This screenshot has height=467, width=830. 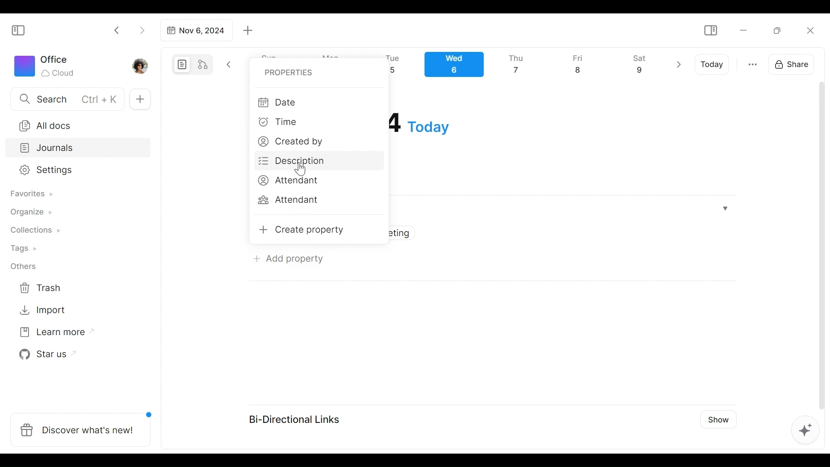 I want to click on Journals, so click(x=79, y=149).